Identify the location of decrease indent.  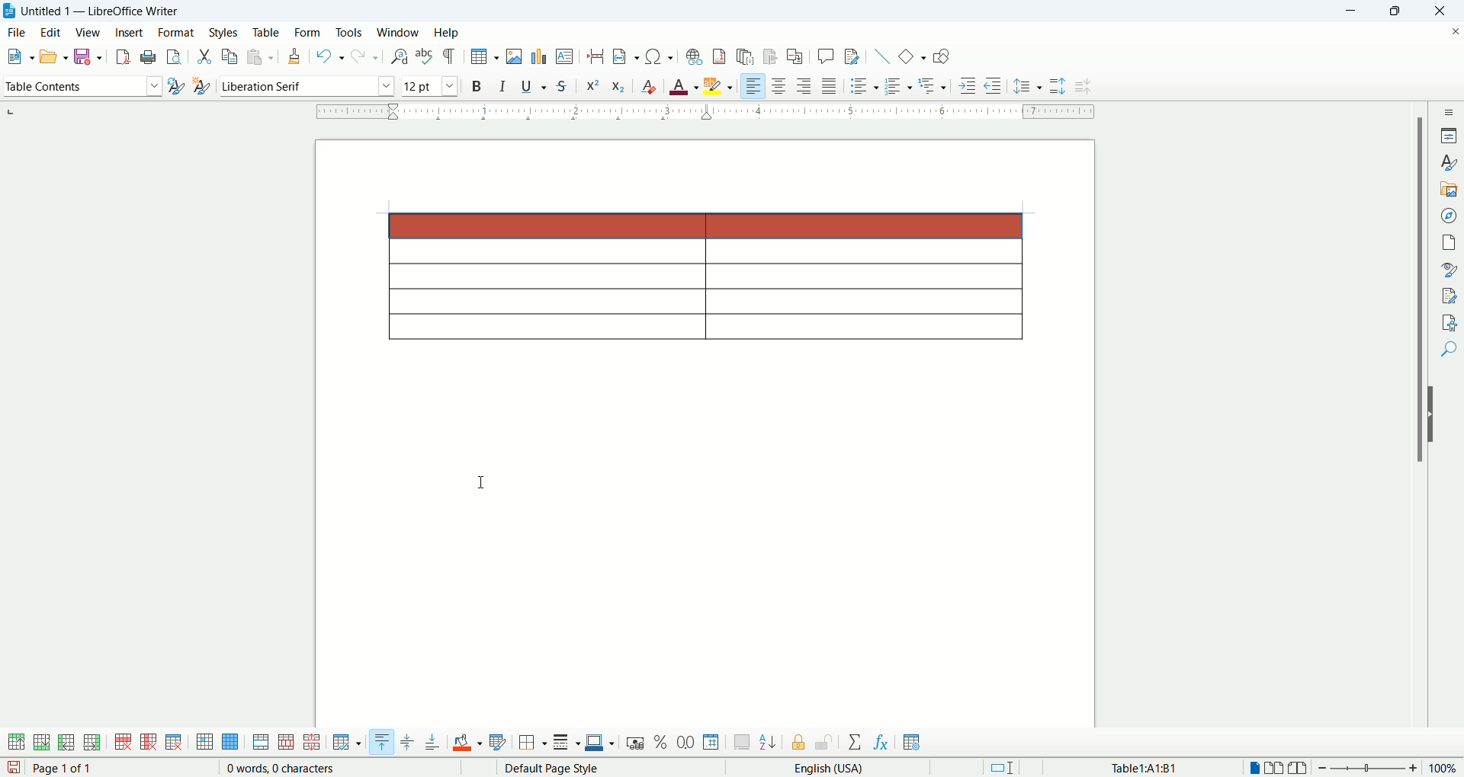
(993, 85).